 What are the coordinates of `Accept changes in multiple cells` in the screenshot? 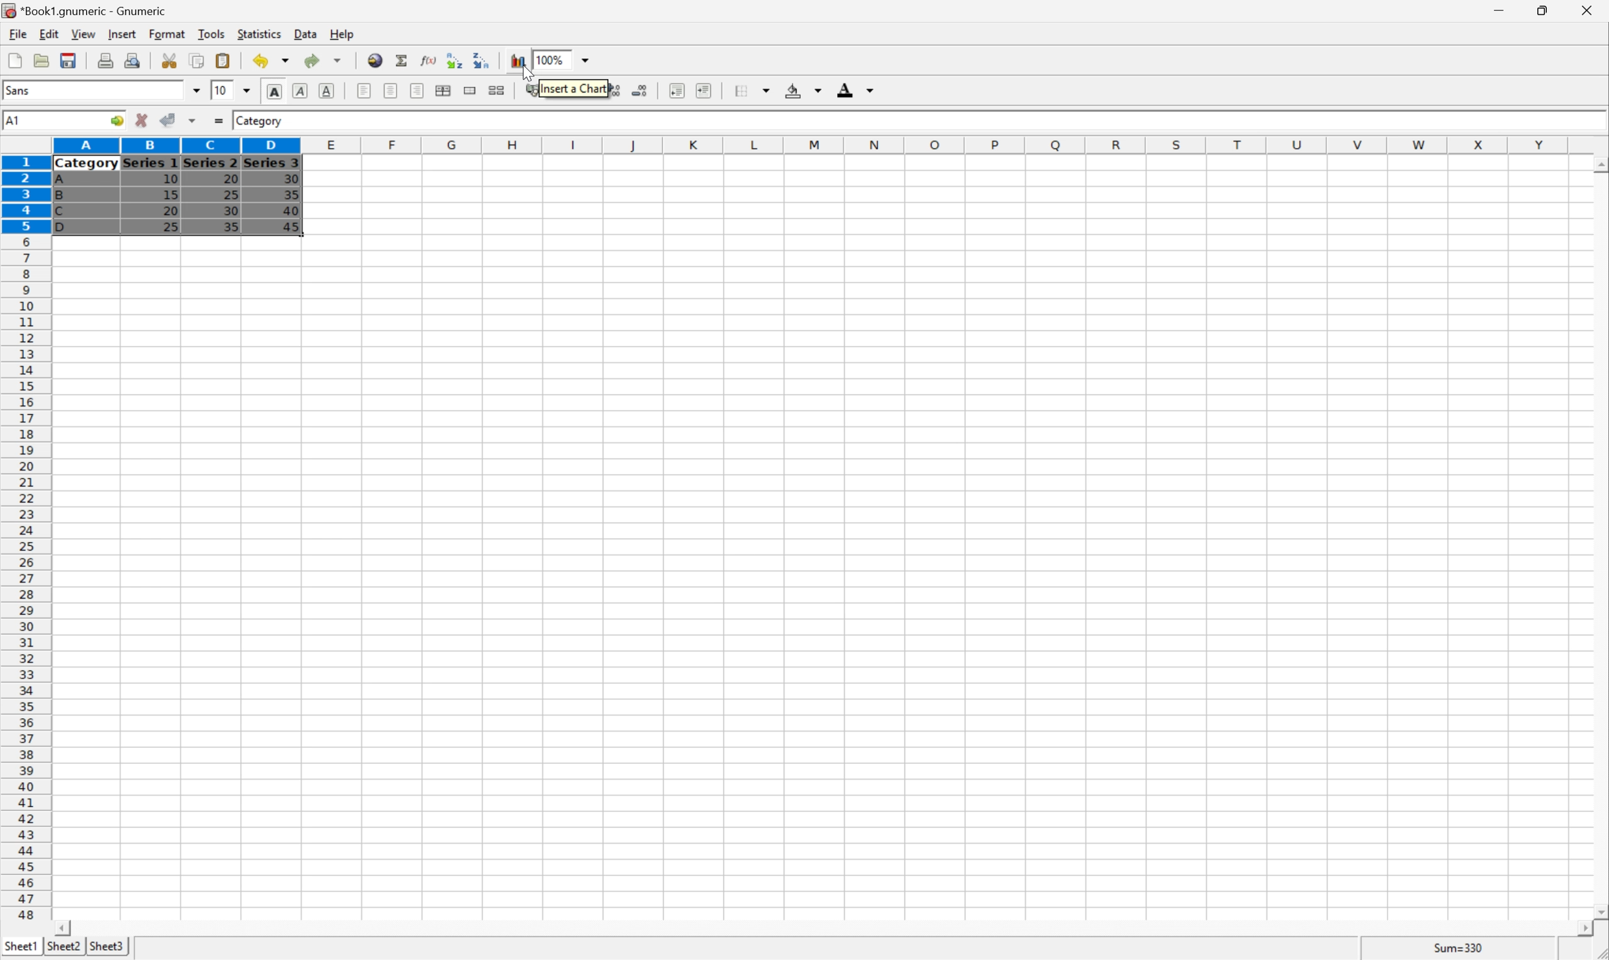 It's located at (192, 120).